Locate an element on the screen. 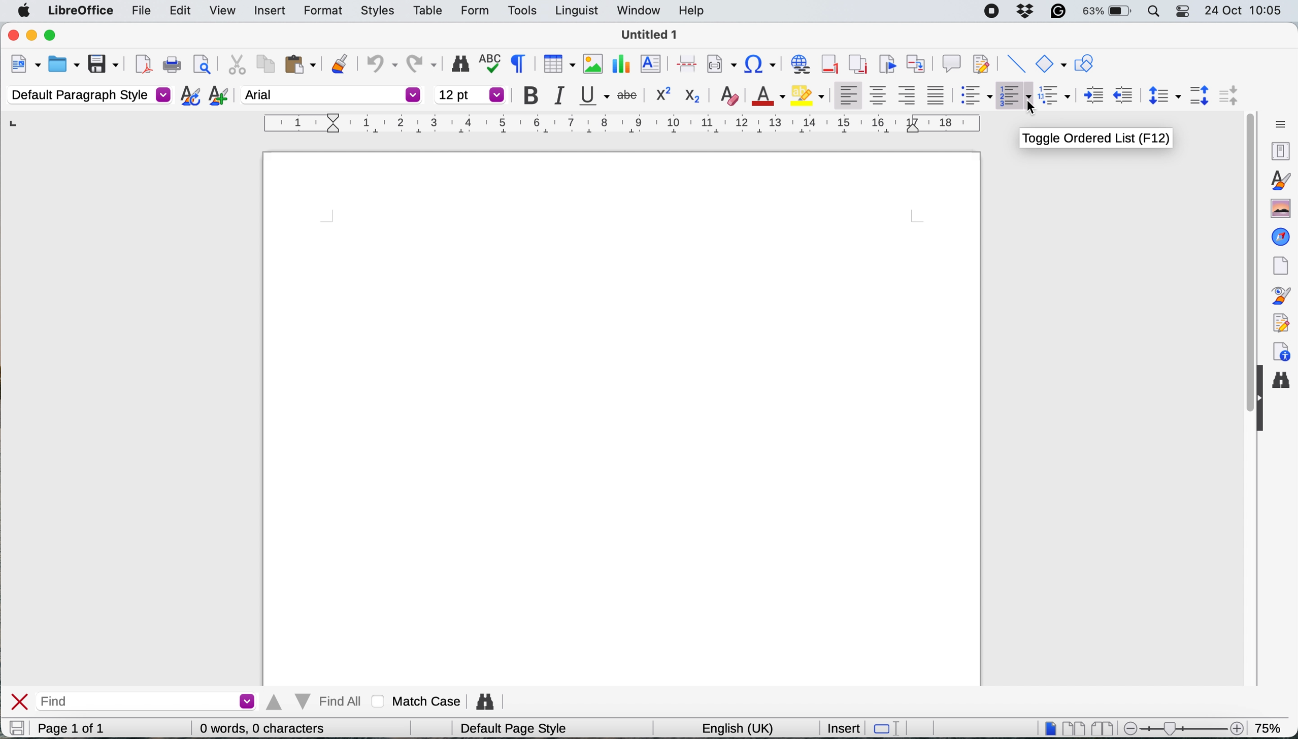 Image resolution: width=1298 pixels, height=739 pixels. navigator is located at coordinates (1281, 236).